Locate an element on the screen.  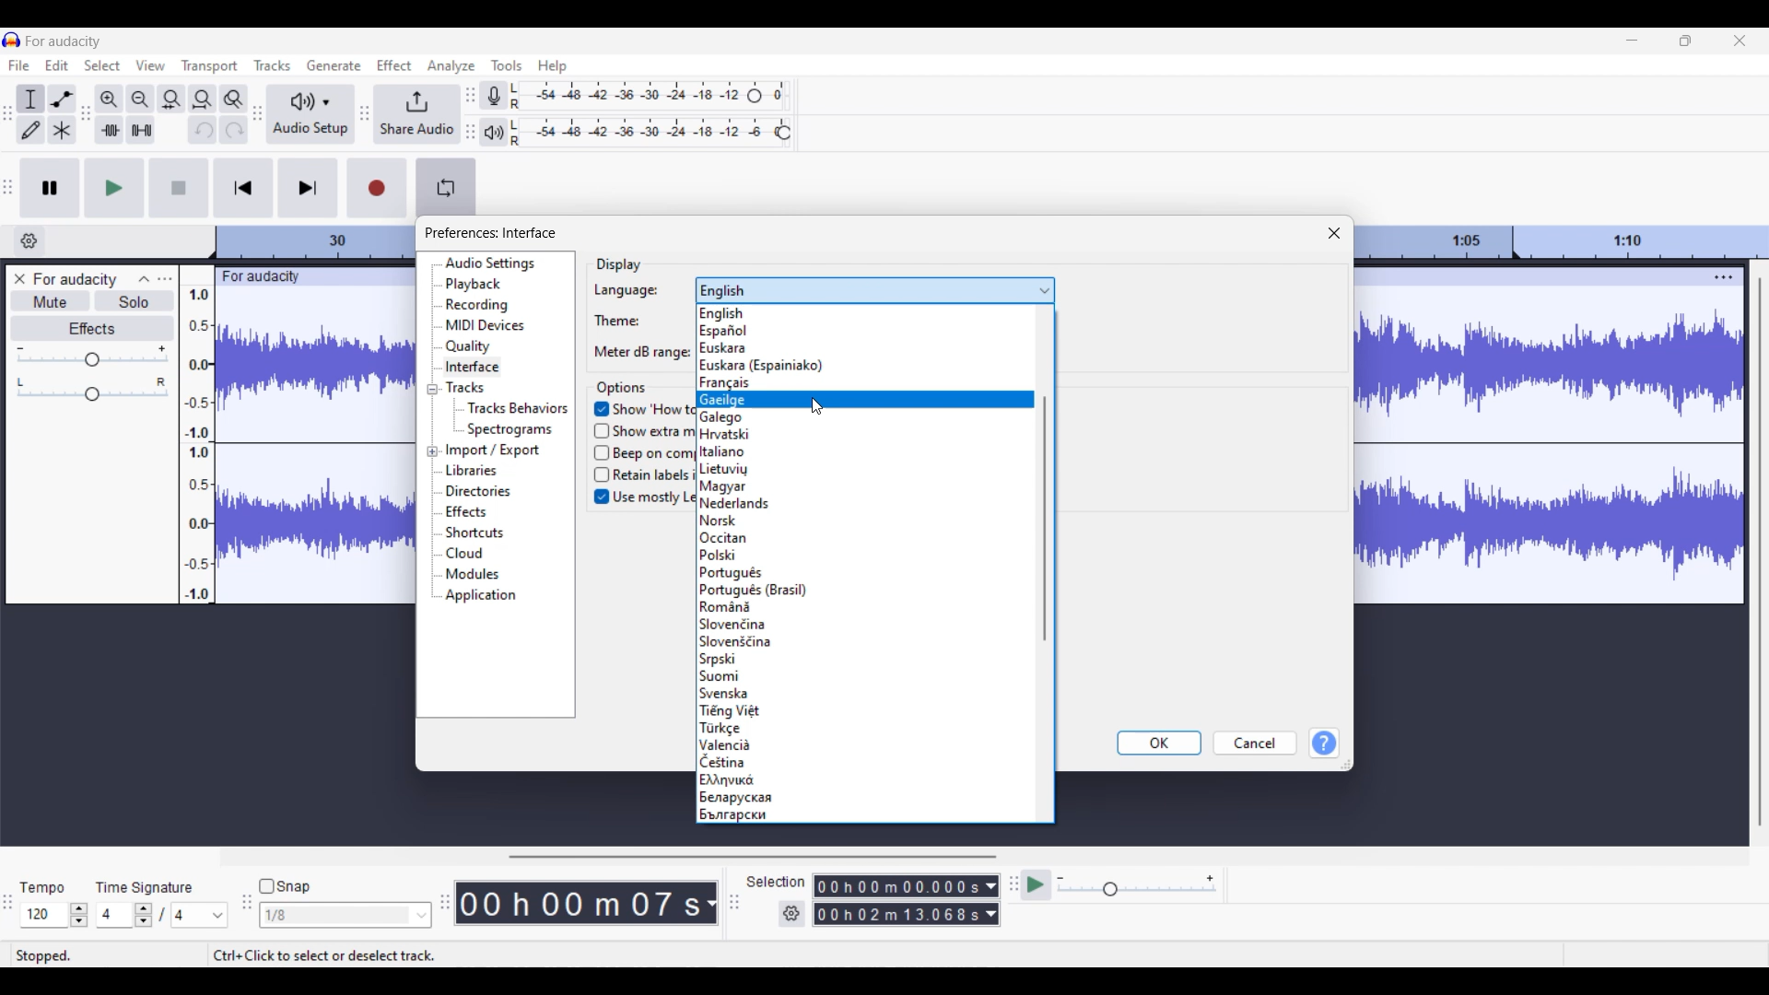
Shortcuts is located at coordinates (474, 533).